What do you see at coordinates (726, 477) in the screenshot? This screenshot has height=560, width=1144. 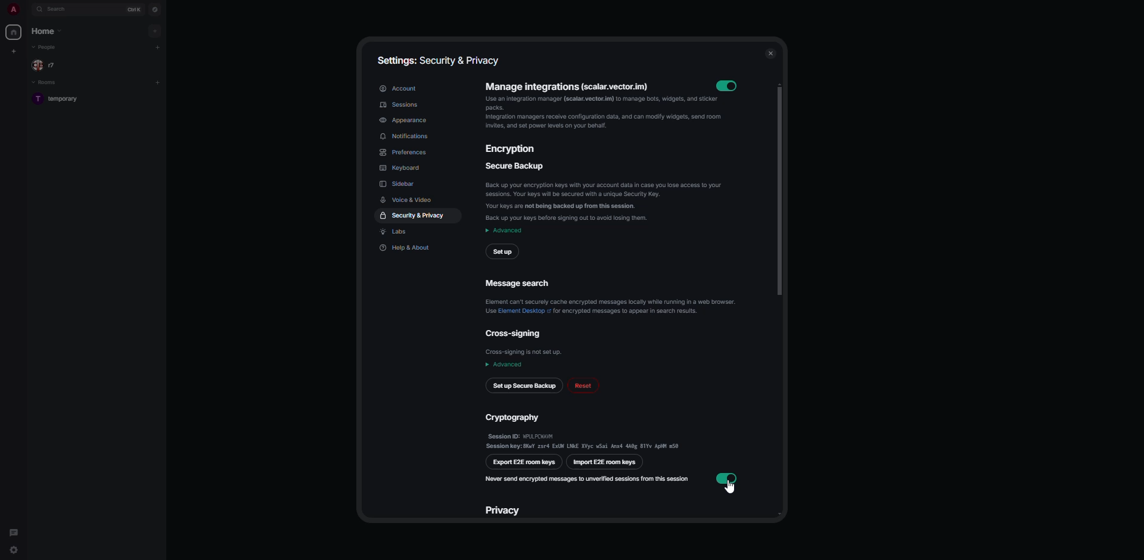 I see `enabled` at bounding box center [726, 477].